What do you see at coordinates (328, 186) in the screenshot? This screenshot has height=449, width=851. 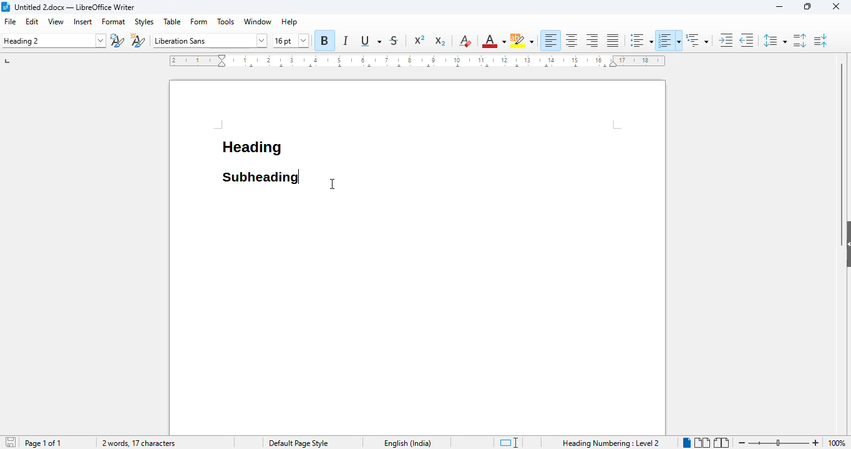 I see `tect cursor` at bounding box center [328, 186].